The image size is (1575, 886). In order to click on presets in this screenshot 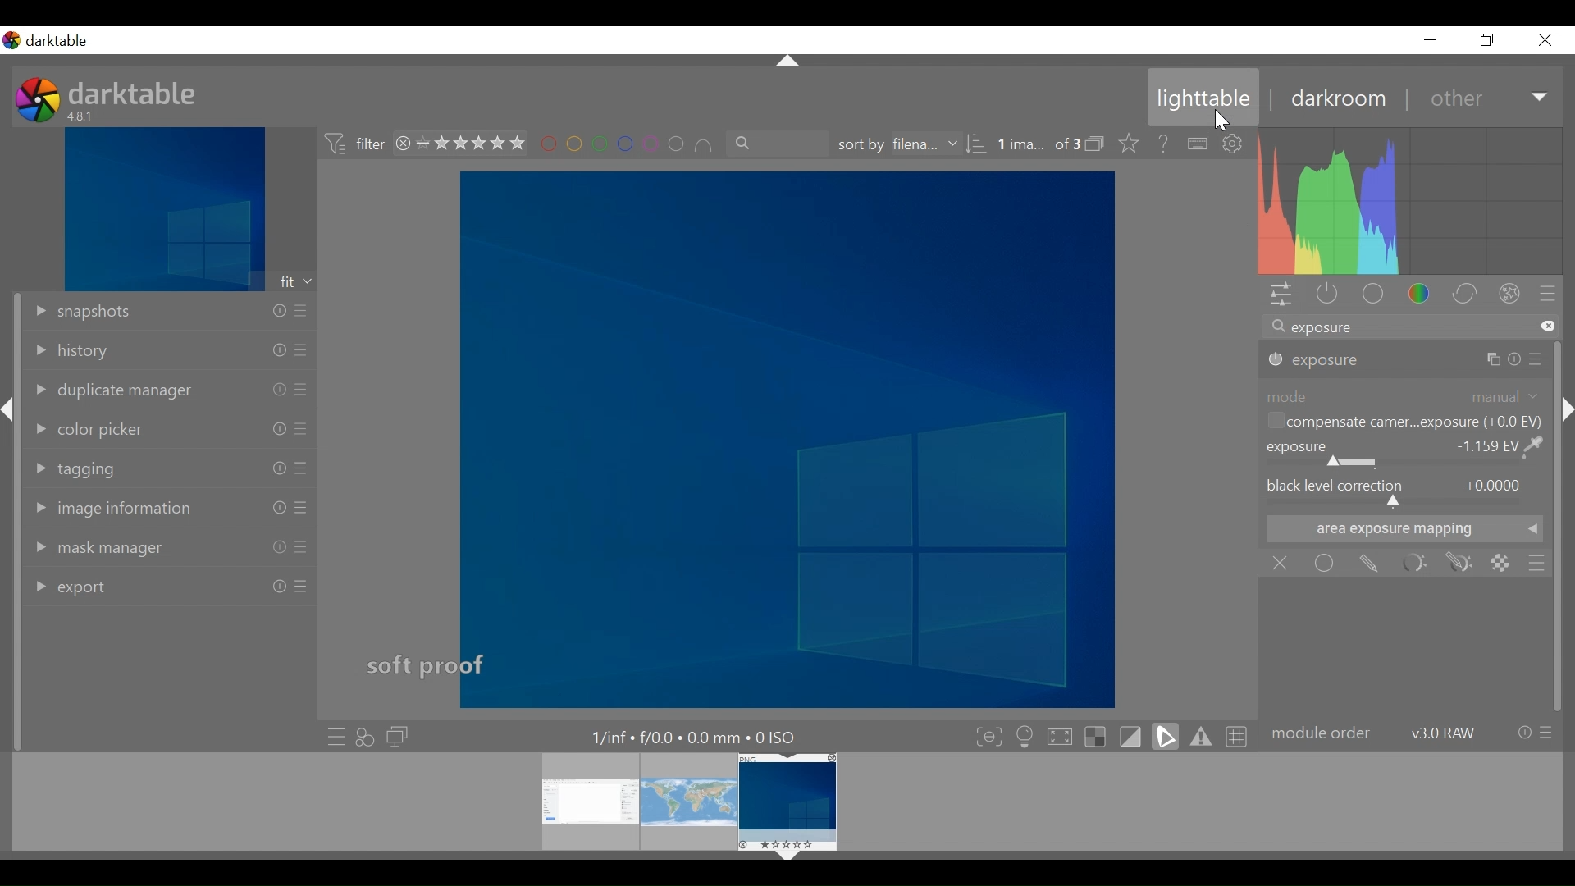, I will do `click(300, 548)`.